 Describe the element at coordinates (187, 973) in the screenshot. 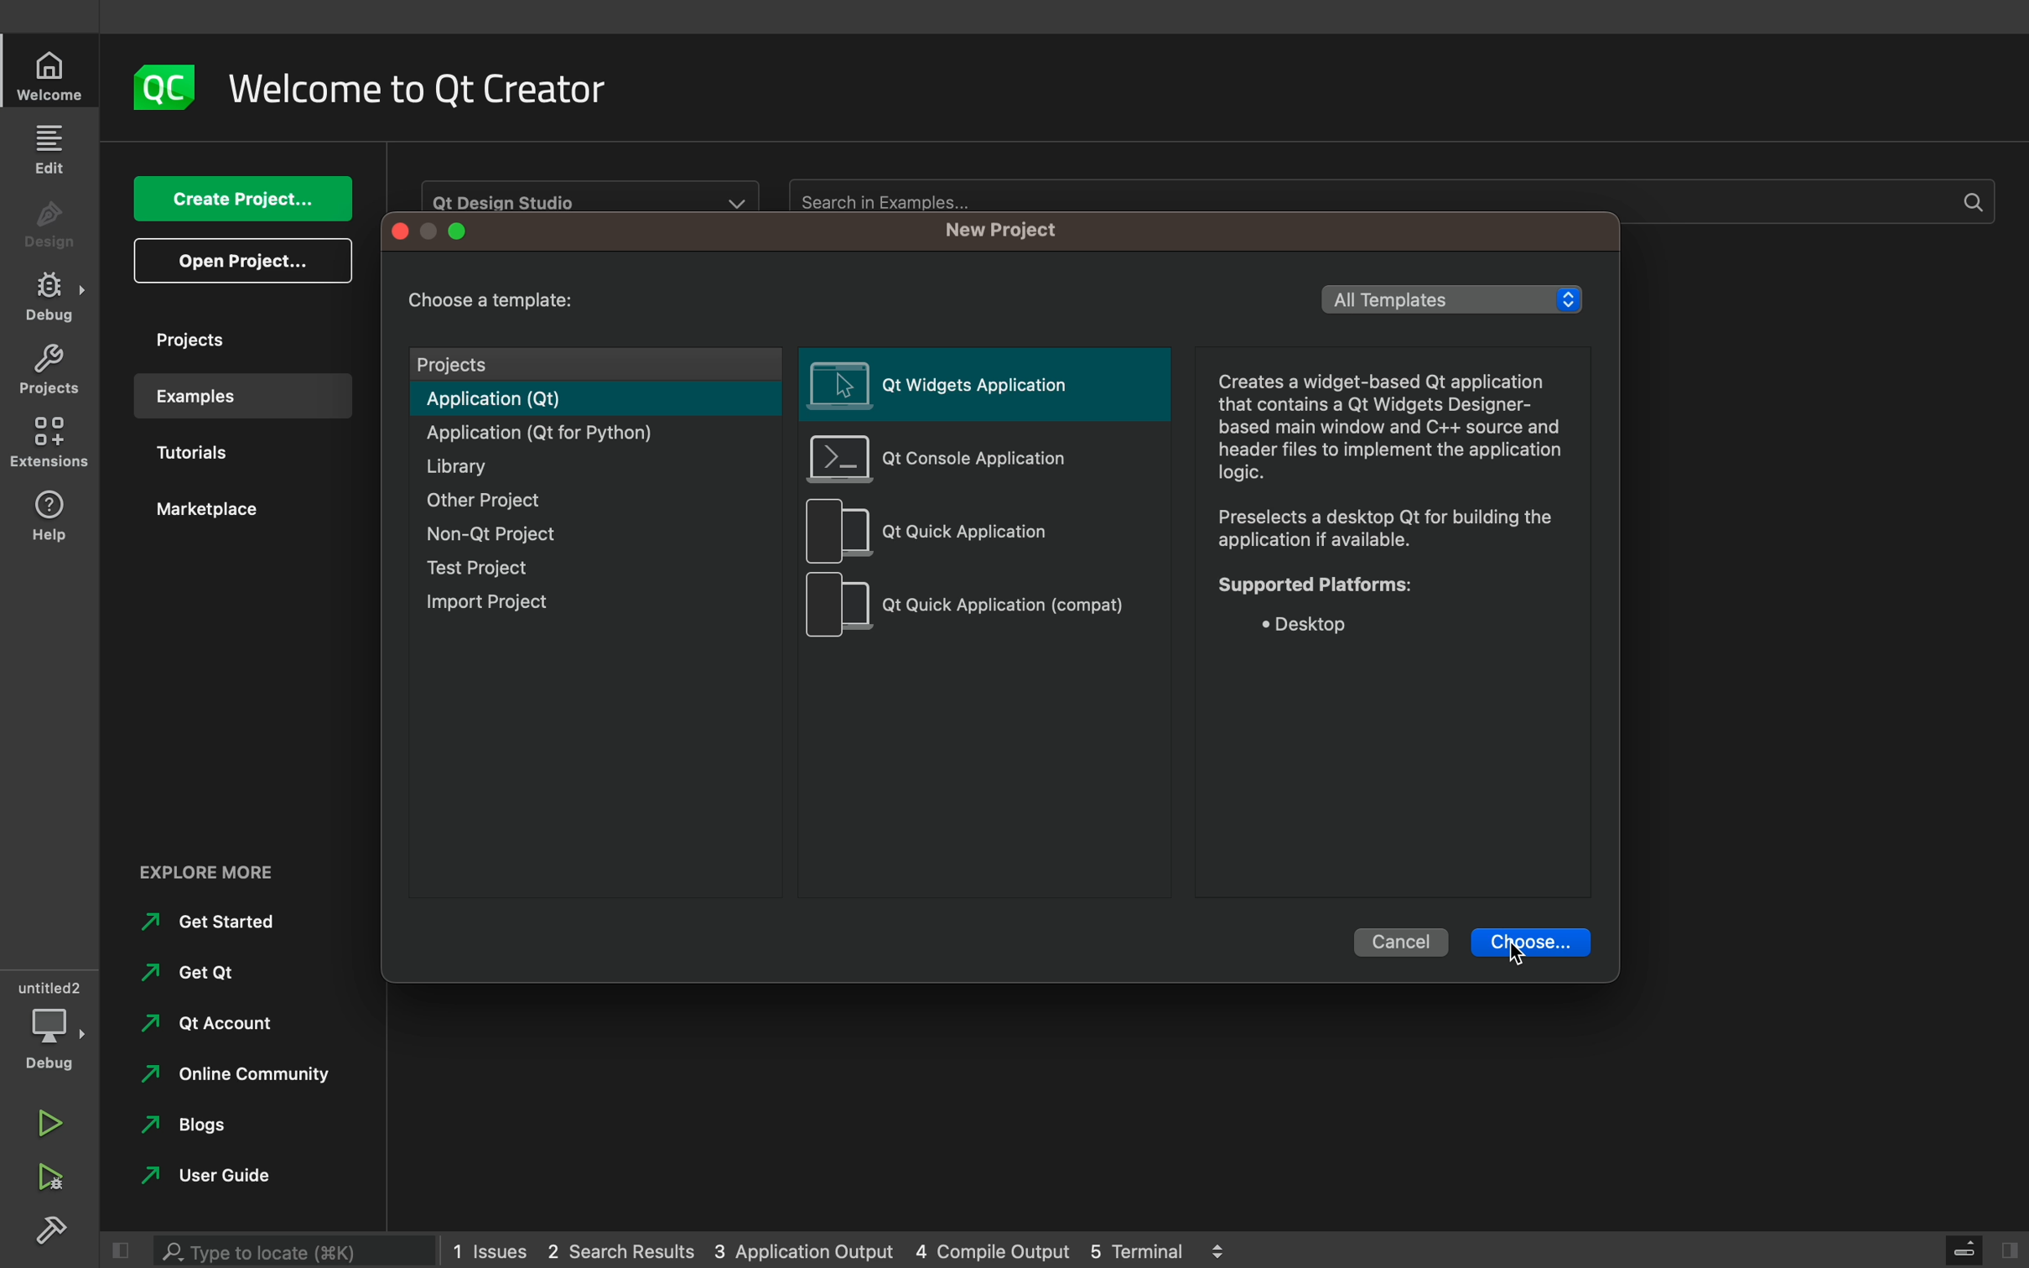

I see `get qt` at that location.